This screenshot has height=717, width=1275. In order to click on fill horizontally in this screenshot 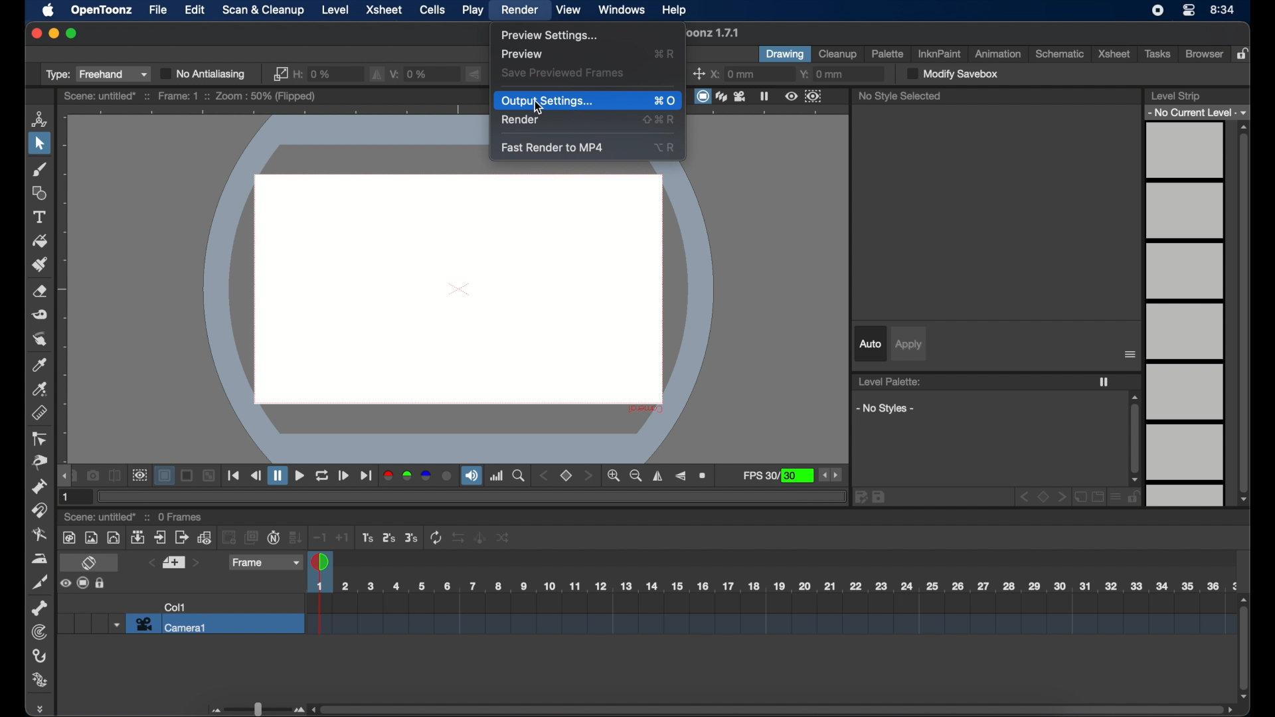, I will do `click(377, 74)`.